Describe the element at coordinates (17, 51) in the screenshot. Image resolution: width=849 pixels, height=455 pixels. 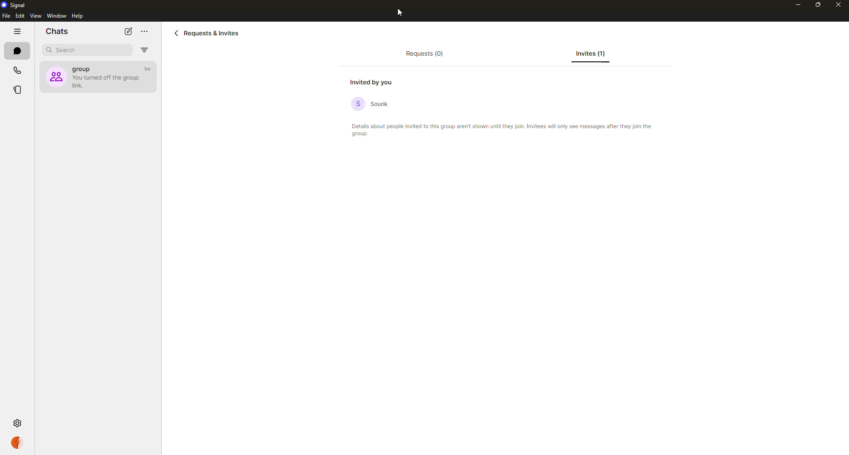
I see `chats` at that location.